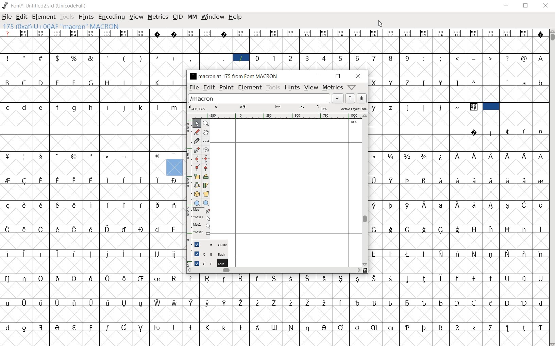  Describe the element at coordinates (257, 33) in the screenshot. I see `Symbol` at that location.